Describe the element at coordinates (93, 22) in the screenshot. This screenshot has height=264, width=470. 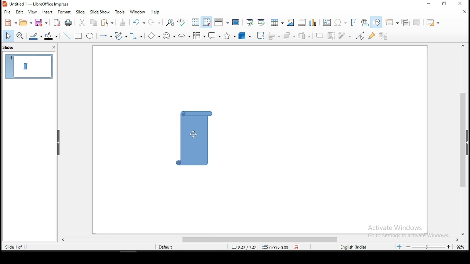
I see `copy` at that location.